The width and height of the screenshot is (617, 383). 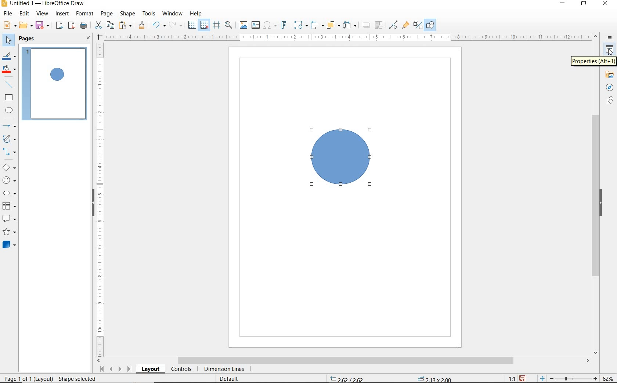 I want to click on INSERT IMAGE, so click(x=242, y=25).